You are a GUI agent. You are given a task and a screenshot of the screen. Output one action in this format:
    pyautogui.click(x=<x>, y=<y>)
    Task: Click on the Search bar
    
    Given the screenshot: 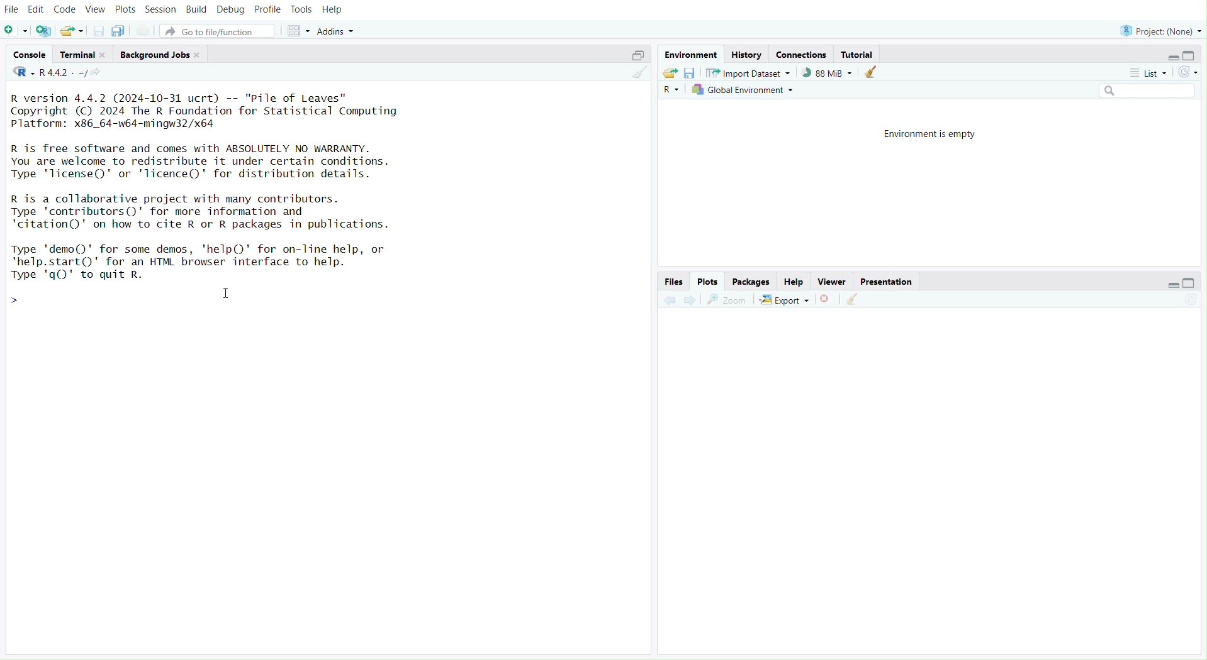 What is the action you would take?
    pyautogui.click(x=1149, y=92)
    